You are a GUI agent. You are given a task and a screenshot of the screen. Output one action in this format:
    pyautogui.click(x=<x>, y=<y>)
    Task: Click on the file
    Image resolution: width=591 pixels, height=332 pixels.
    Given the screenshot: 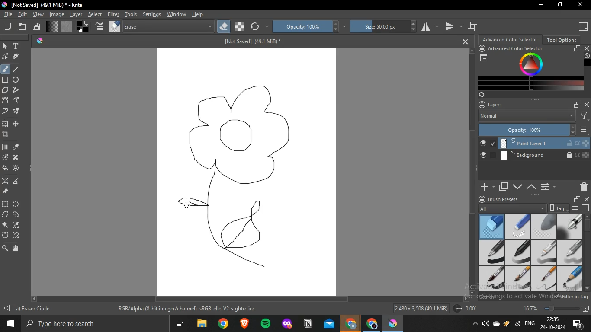 What is the action you would take?
    pyautogui.click(x=9, y=15)
    